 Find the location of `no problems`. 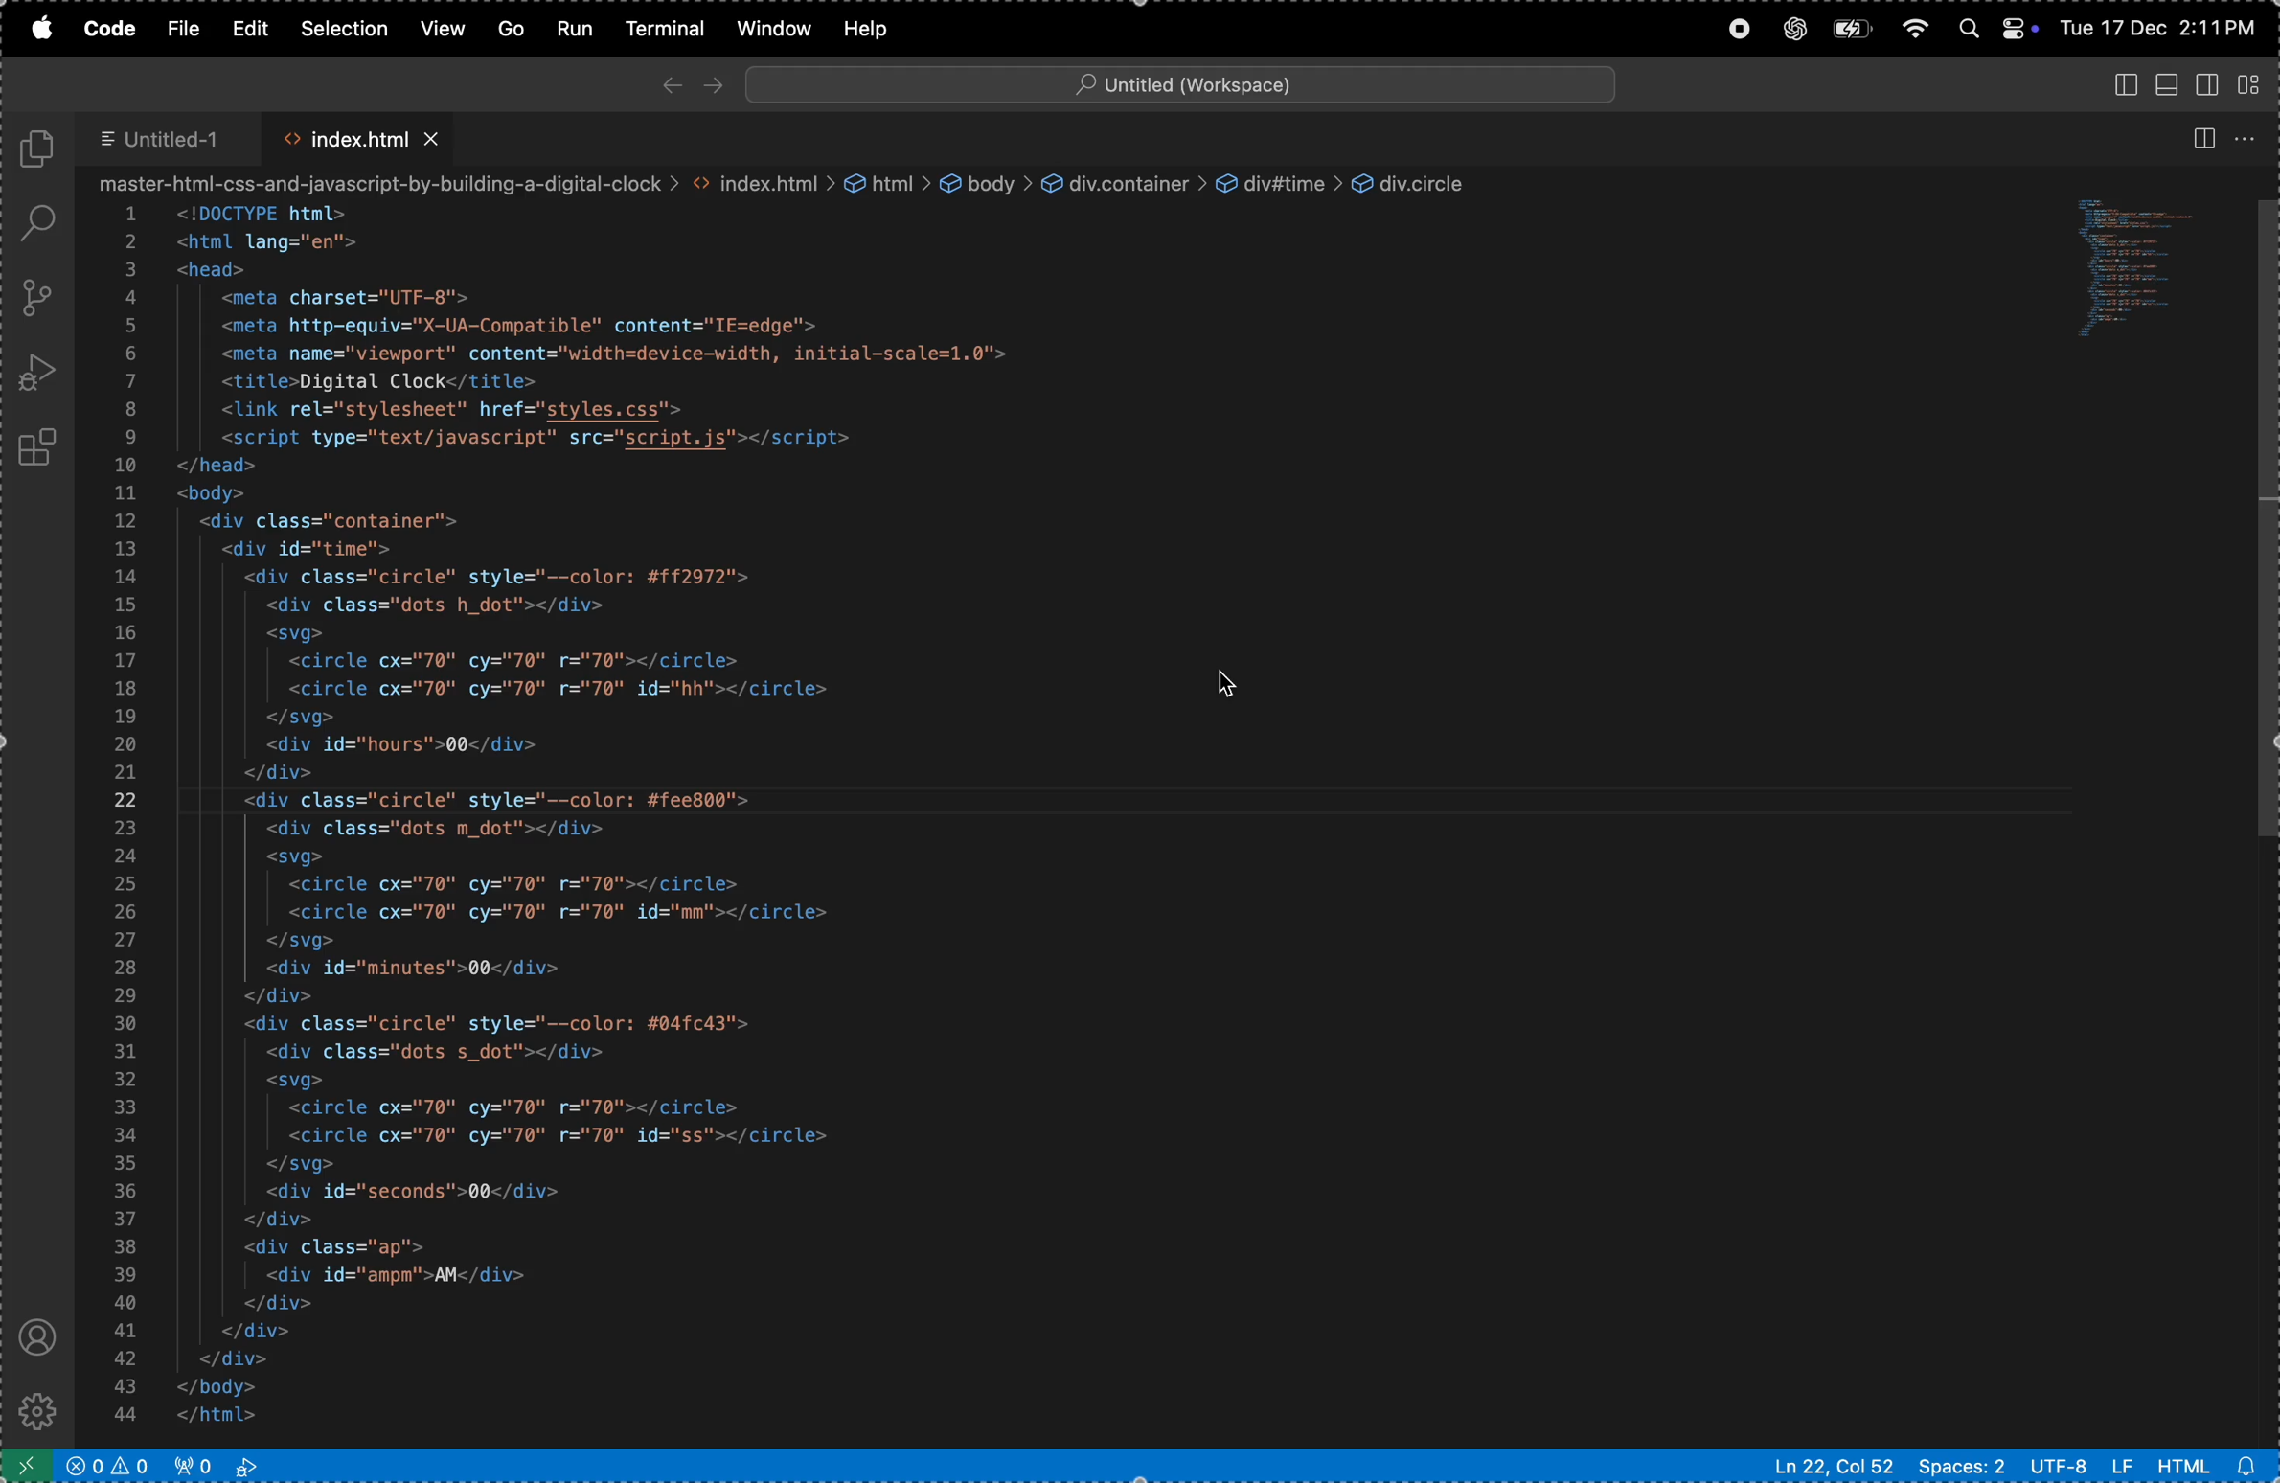

no problems is located at coordinates (113, 1464).